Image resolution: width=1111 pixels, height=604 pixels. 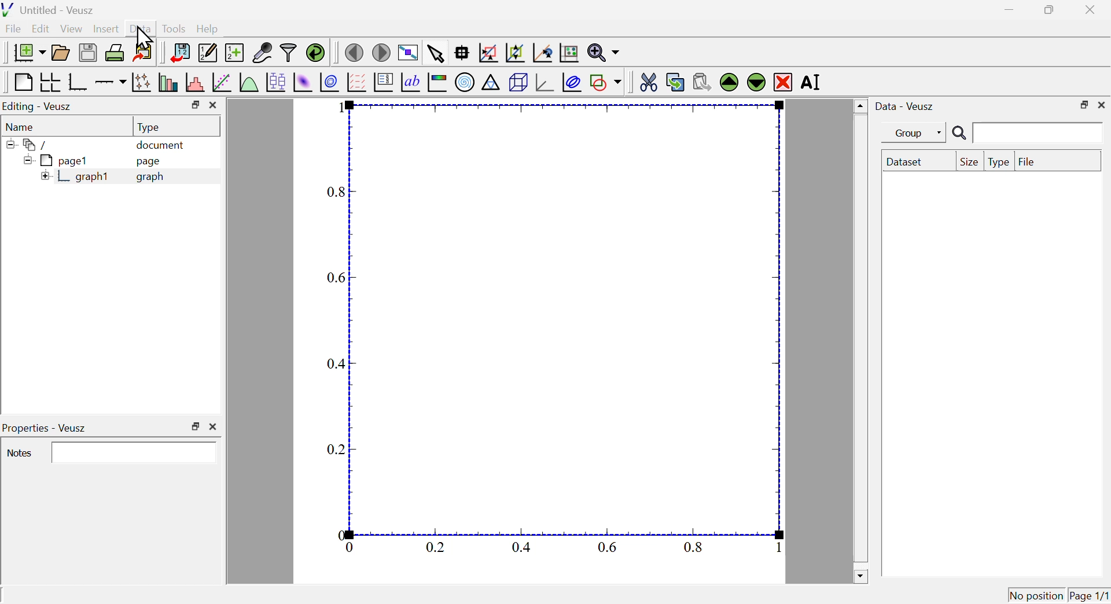 I want to click on scrollbar, so click(x=860, y=341).